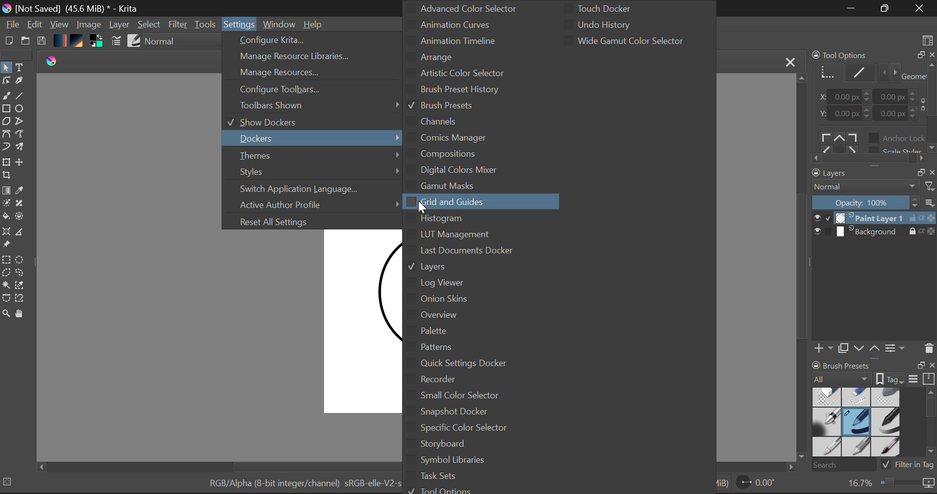  Describe the element at coordinates (21, 96) in the screenshot. I see `Line` at that location.